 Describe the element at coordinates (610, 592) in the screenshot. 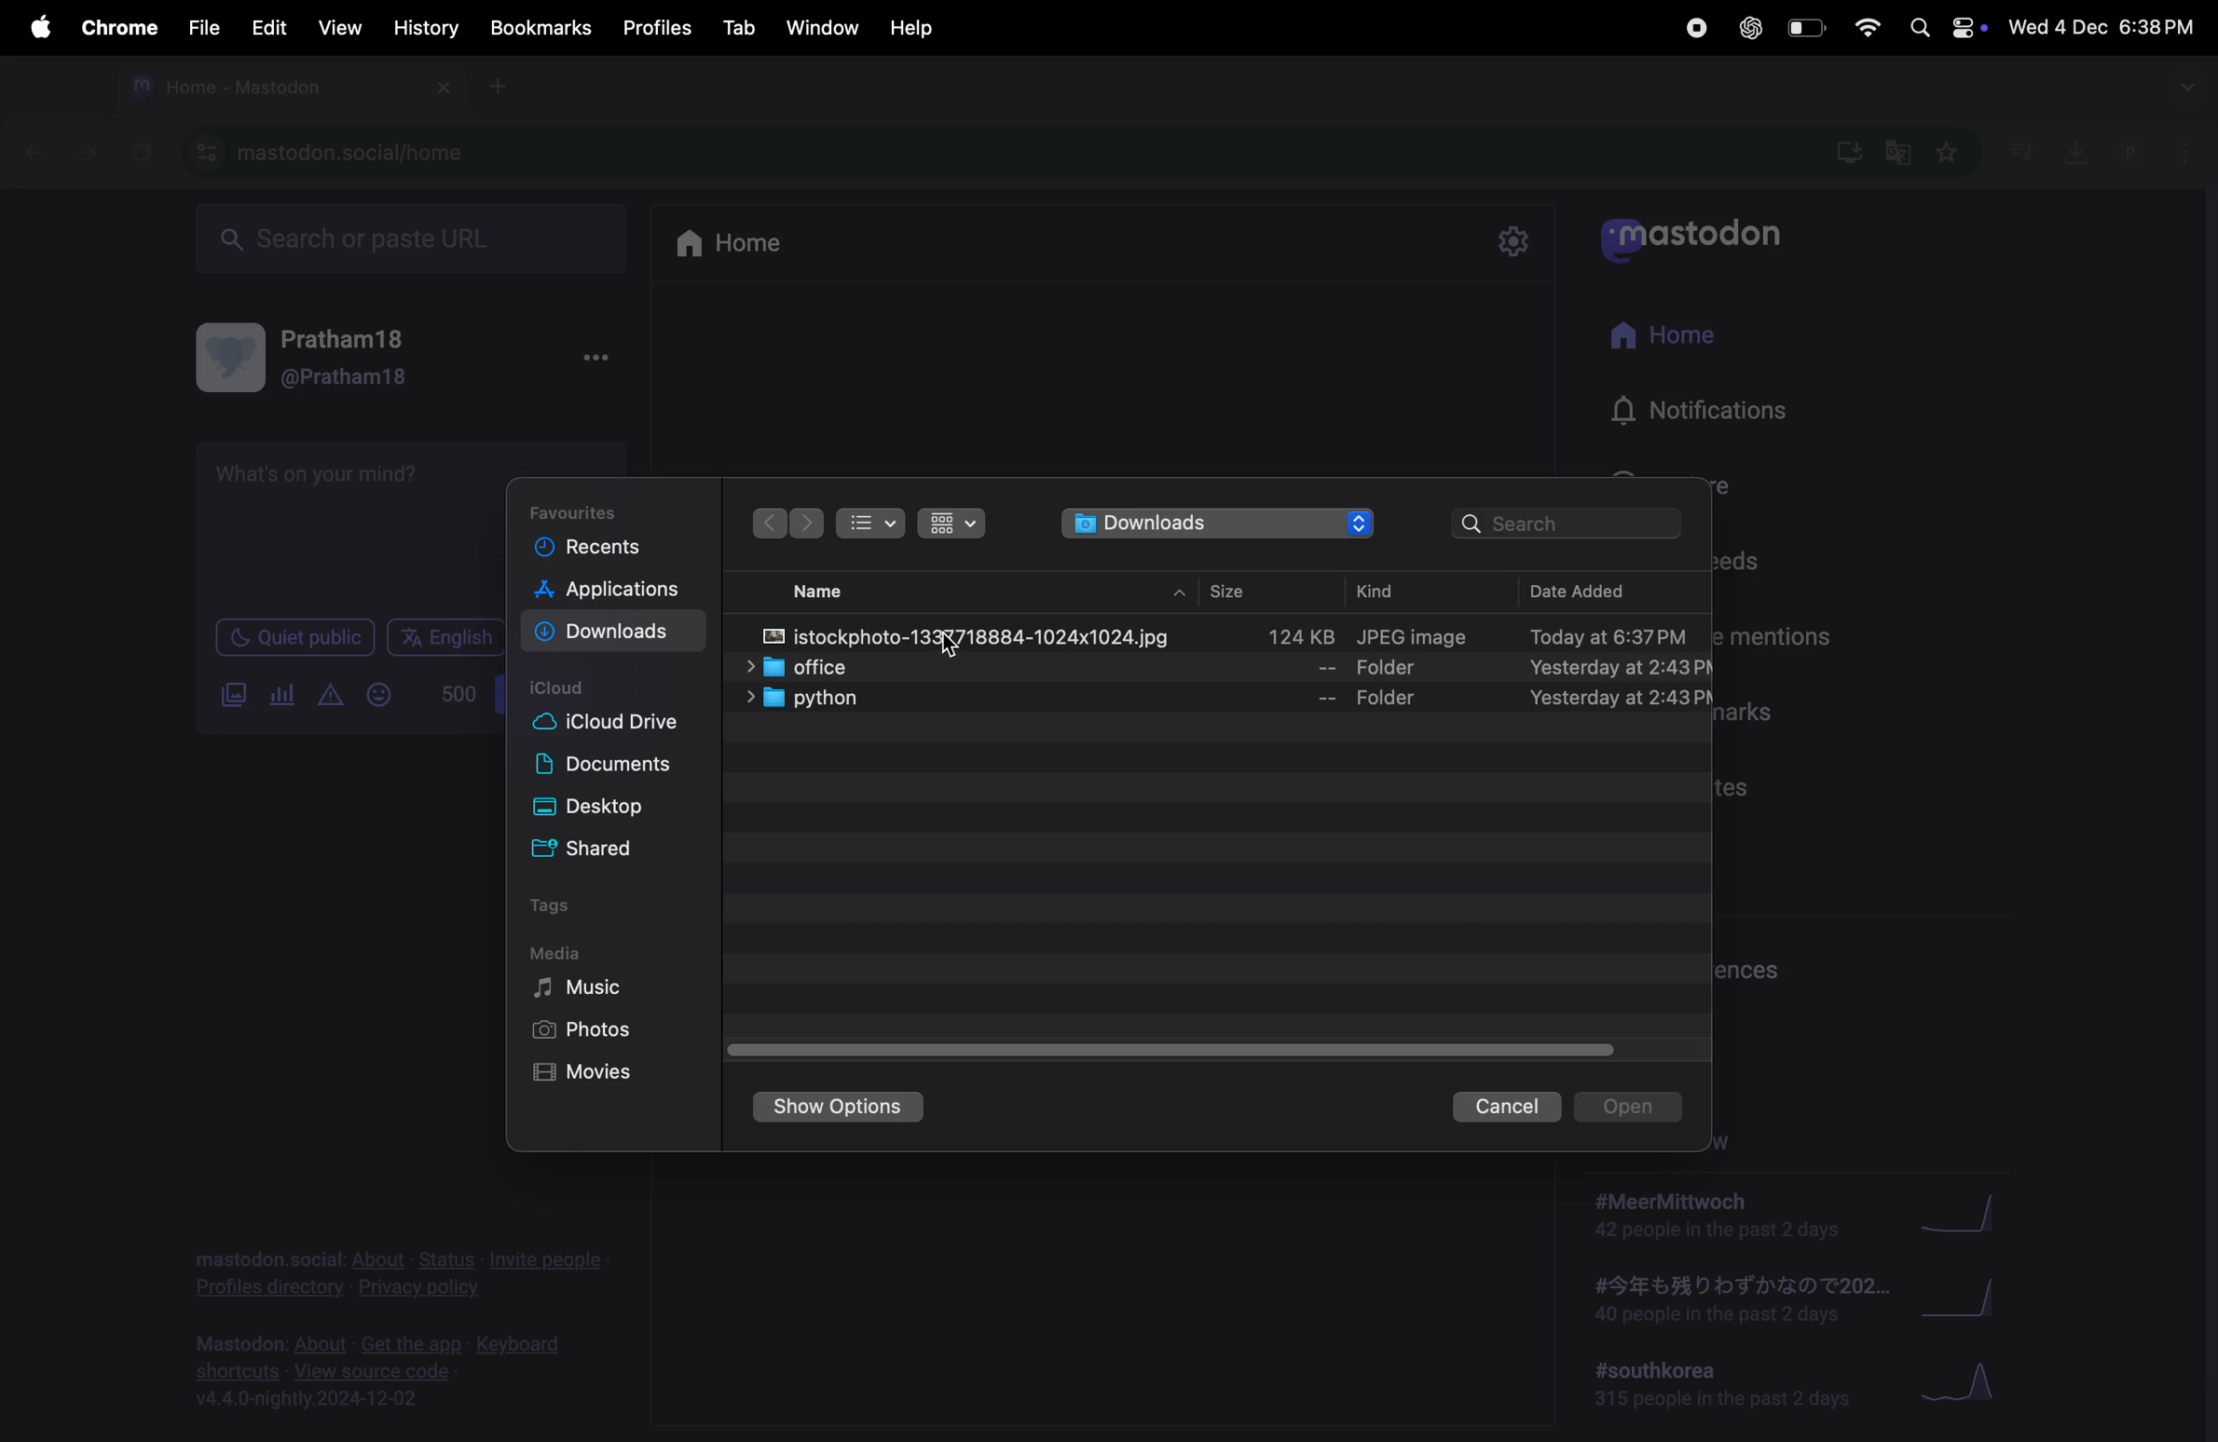

I see `applications` at that location.